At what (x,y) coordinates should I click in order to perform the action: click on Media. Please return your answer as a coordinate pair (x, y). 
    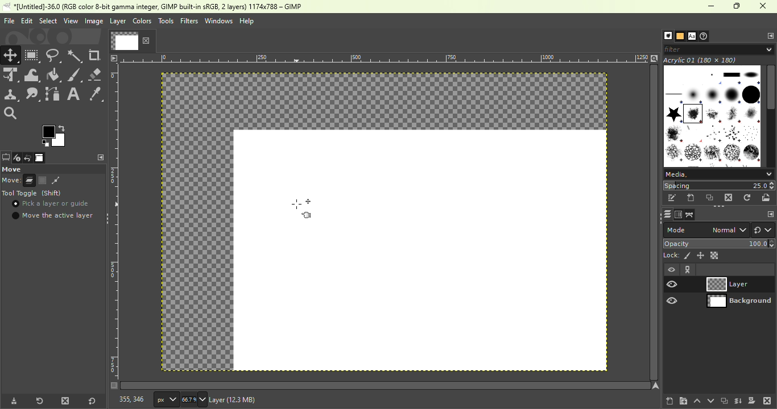
    Looking at the image, I should click on (718, 173).